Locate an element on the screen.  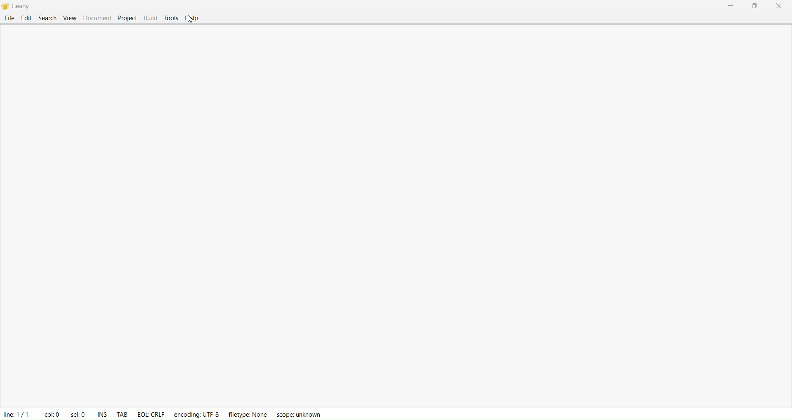
search is located at coordinates (48, 17).